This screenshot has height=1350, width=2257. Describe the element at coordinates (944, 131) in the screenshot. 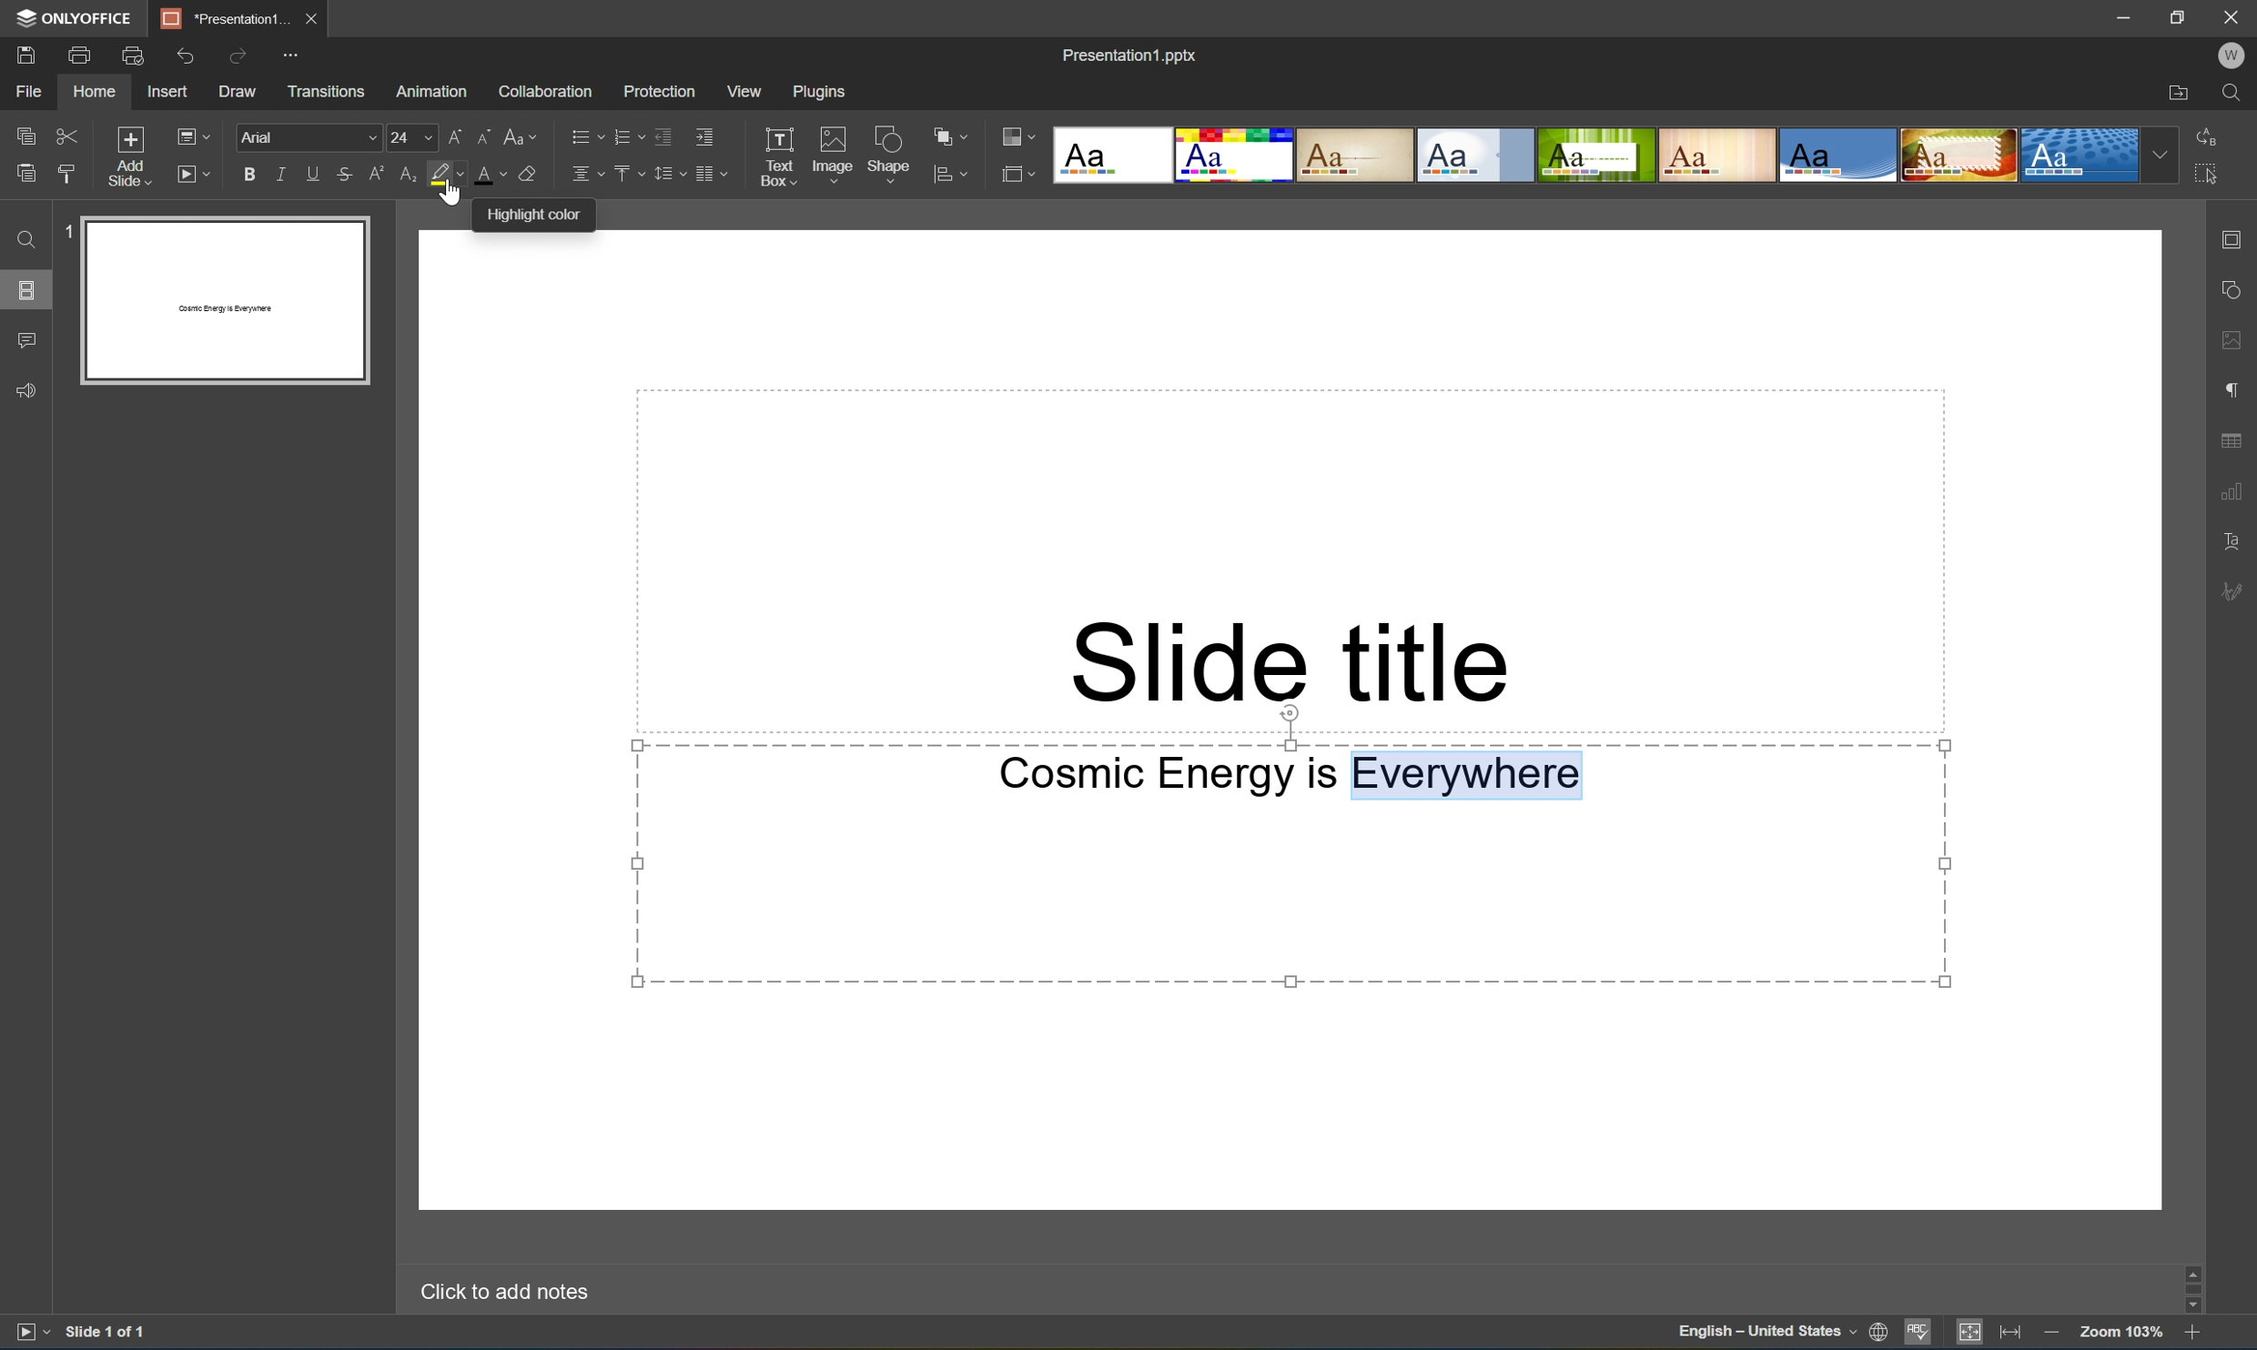

I see `Arrange shape` at that location.